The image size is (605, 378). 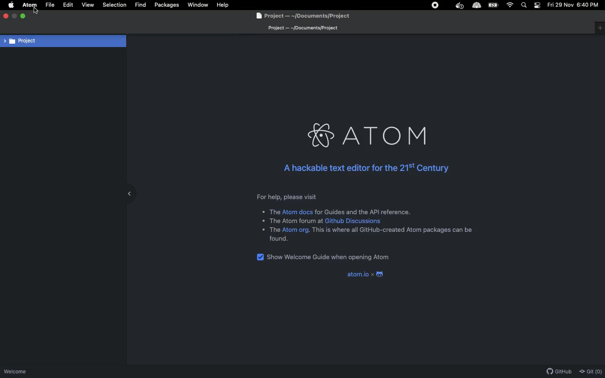 I want to click on Window, so click(x=199, y=5).